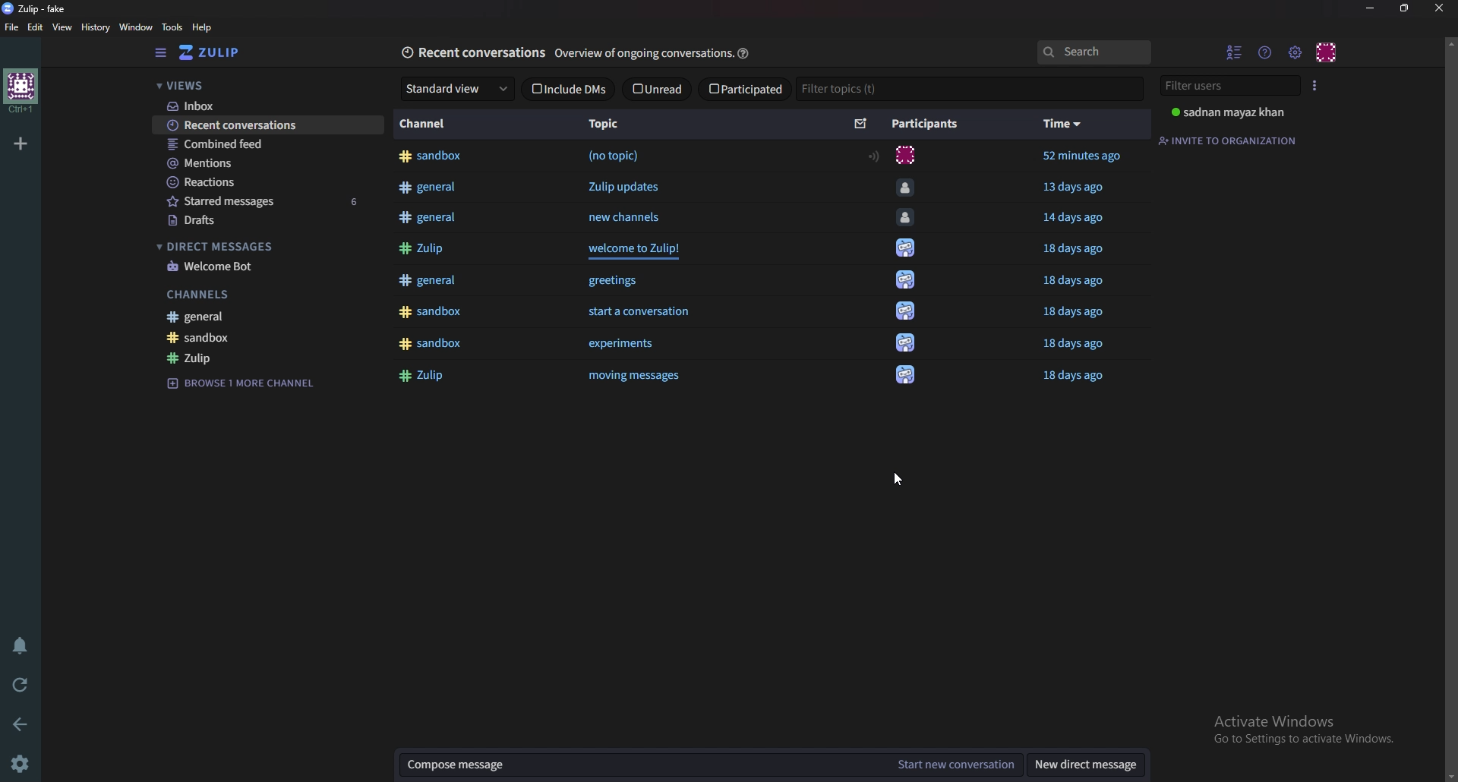  I want to click on file, so click(14, 27).